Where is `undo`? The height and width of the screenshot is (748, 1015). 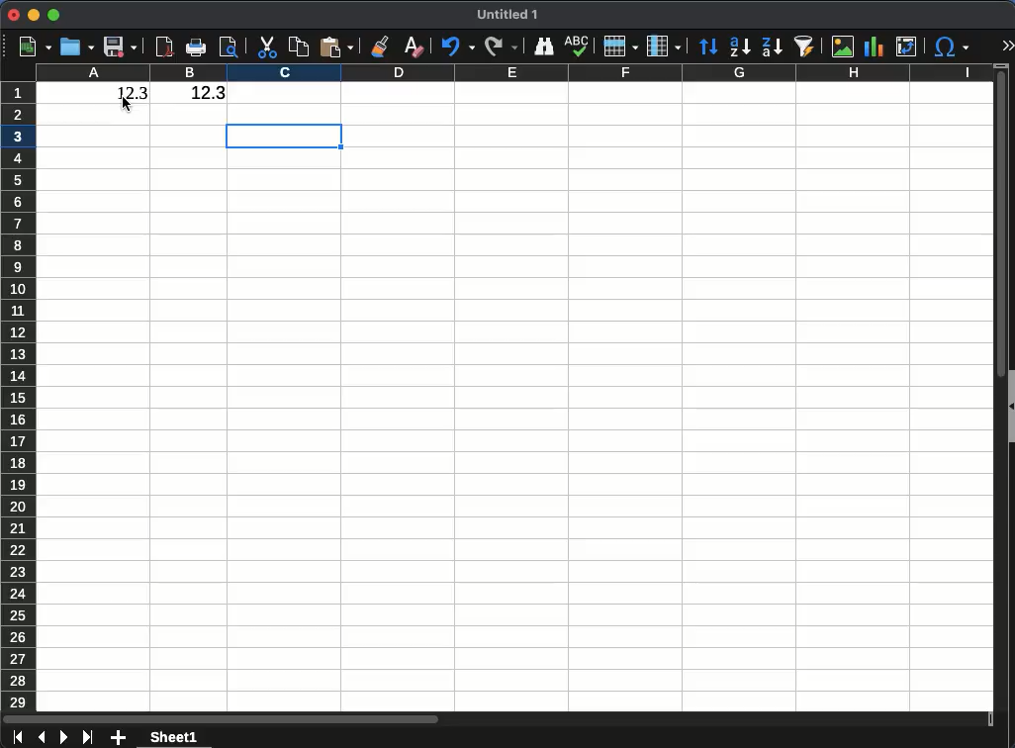 undo is located at coordinates (458, 48).